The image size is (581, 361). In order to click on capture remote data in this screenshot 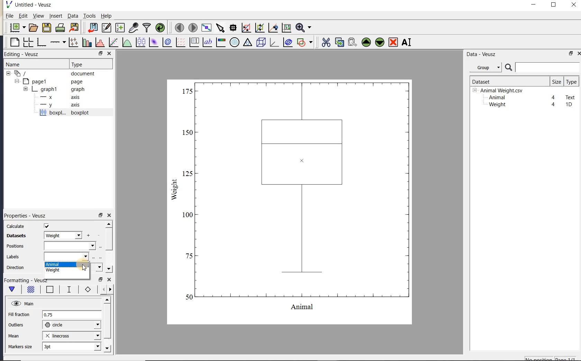, I will do `click(133, 27)`.